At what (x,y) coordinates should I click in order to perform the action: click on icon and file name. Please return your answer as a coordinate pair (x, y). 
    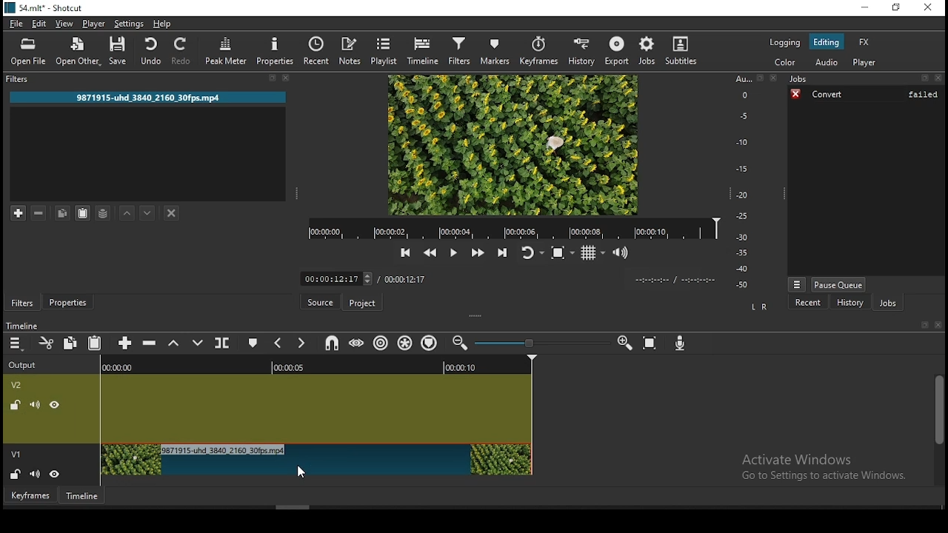
    Looking at the image, I should click on (47, 7).